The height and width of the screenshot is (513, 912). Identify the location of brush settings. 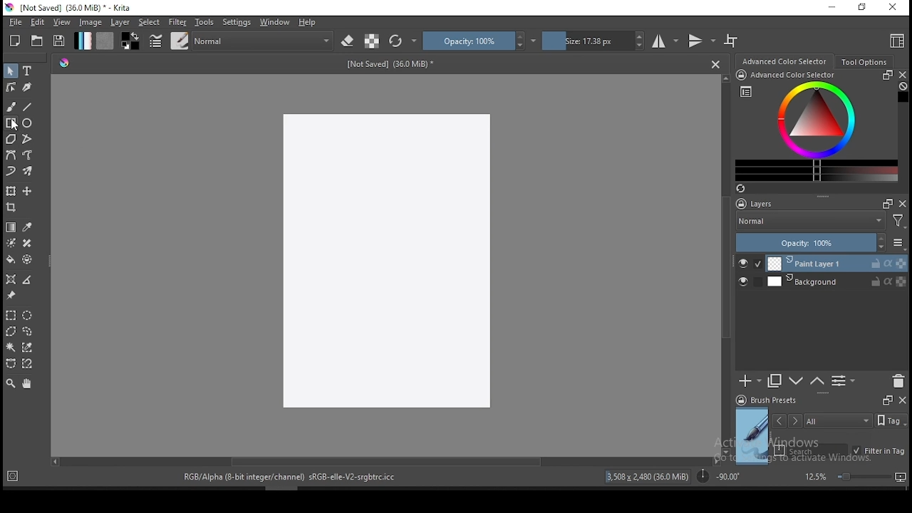
(155, 41).